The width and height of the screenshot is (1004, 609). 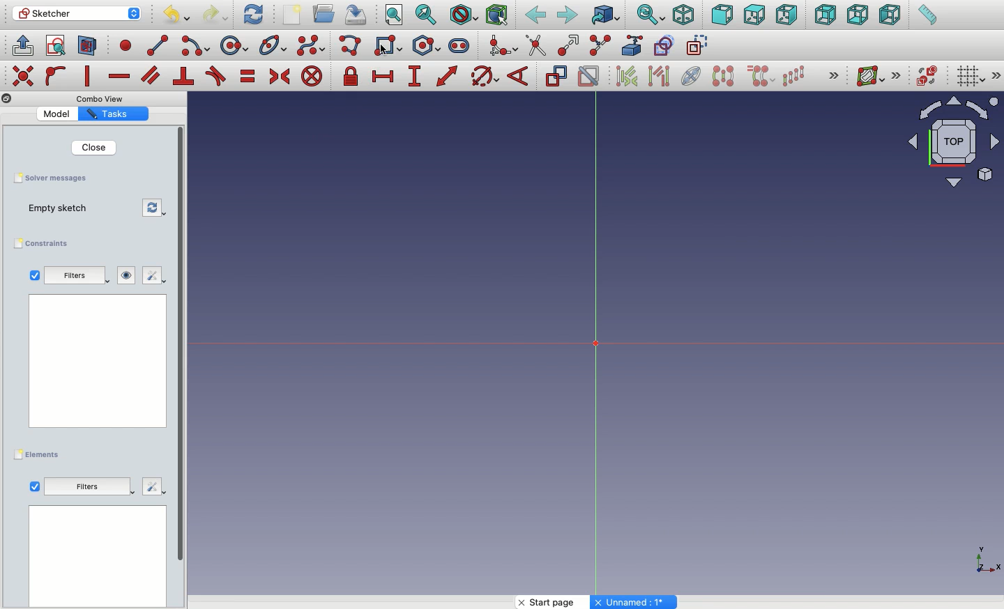 I want to click on Create fillet, so click(x=502, y=47).